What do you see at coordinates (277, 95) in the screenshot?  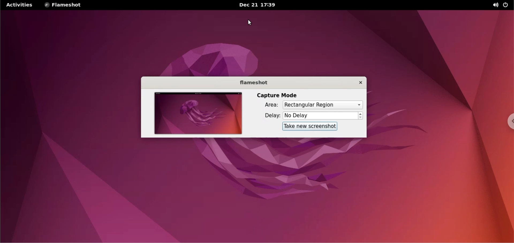 I see `capture mode` at bounding box center [277, 95].